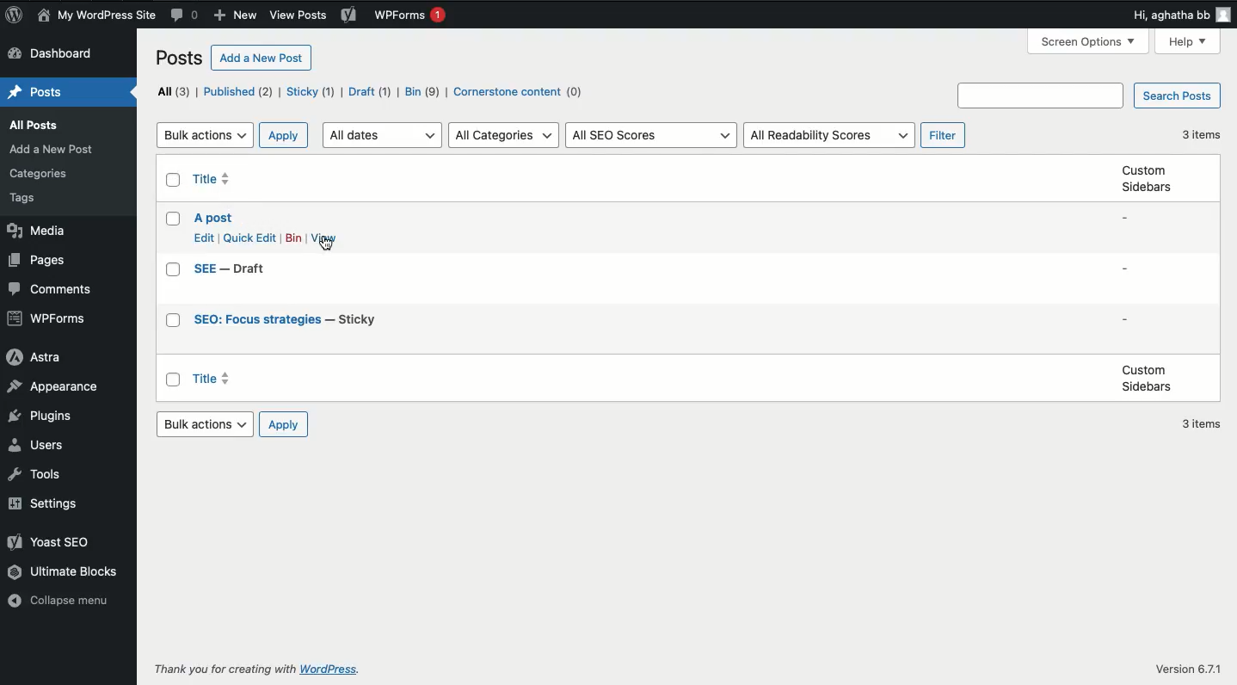 The image size is (1237, 685). I want to click on Bin, so click(422, 93).